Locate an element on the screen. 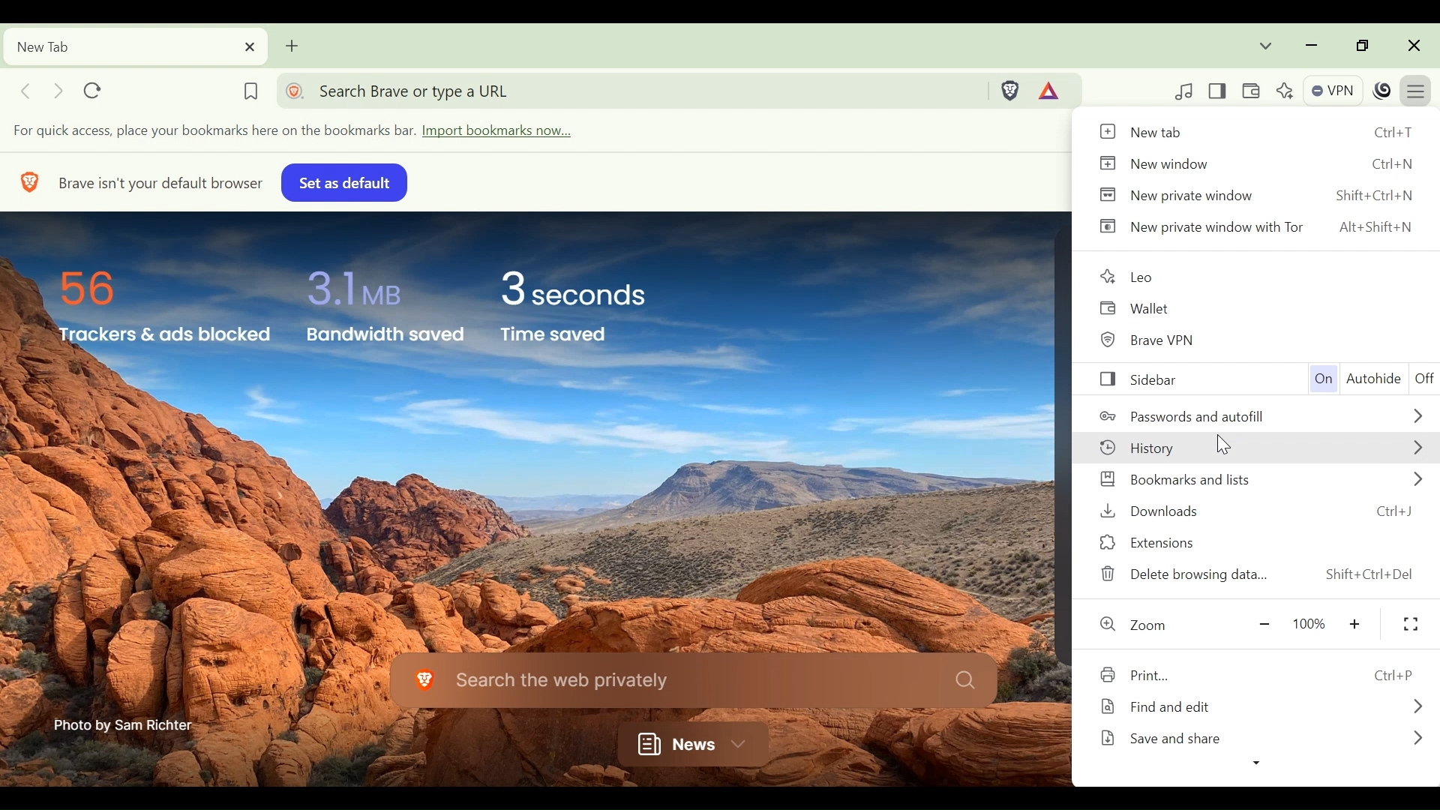 The image size is (1440, 810). 3 seconds is located at coordinates (584, 289).